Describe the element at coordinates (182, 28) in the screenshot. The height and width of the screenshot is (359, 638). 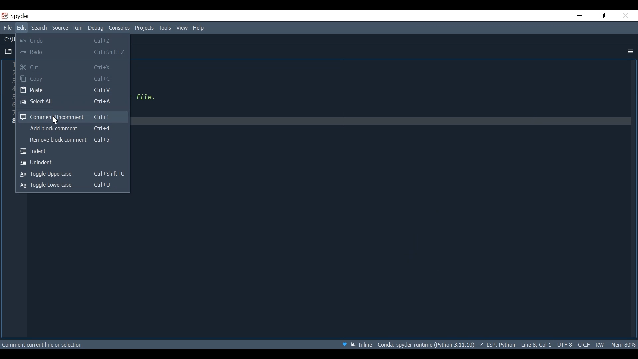
I see `View` at that location.